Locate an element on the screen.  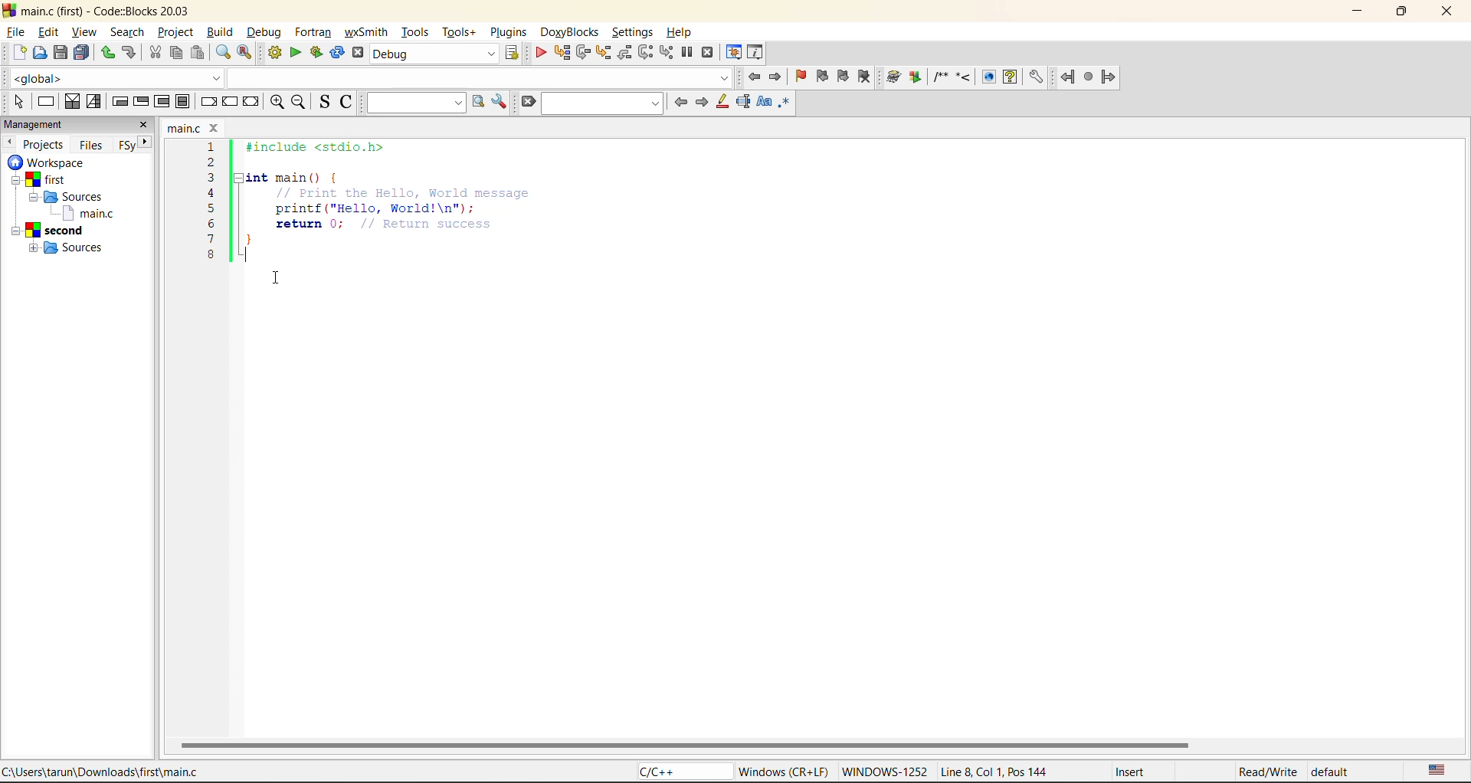
minimize is located at coordinates (1360, 9).